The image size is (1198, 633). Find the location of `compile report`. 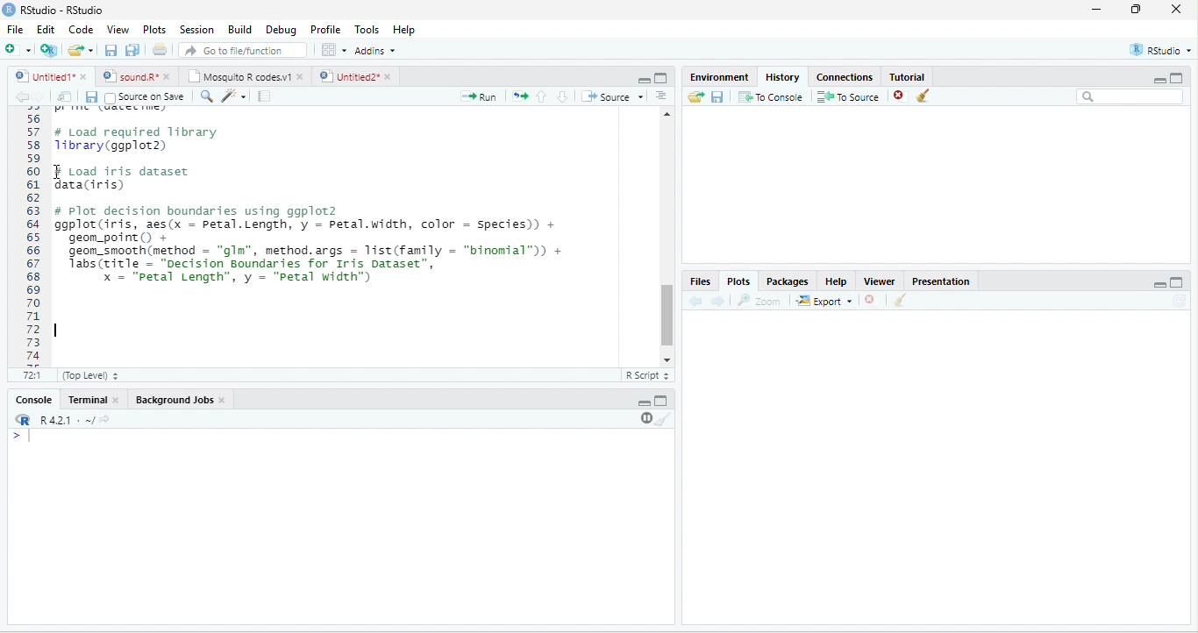

compile report is located at coordinates (264, 96).